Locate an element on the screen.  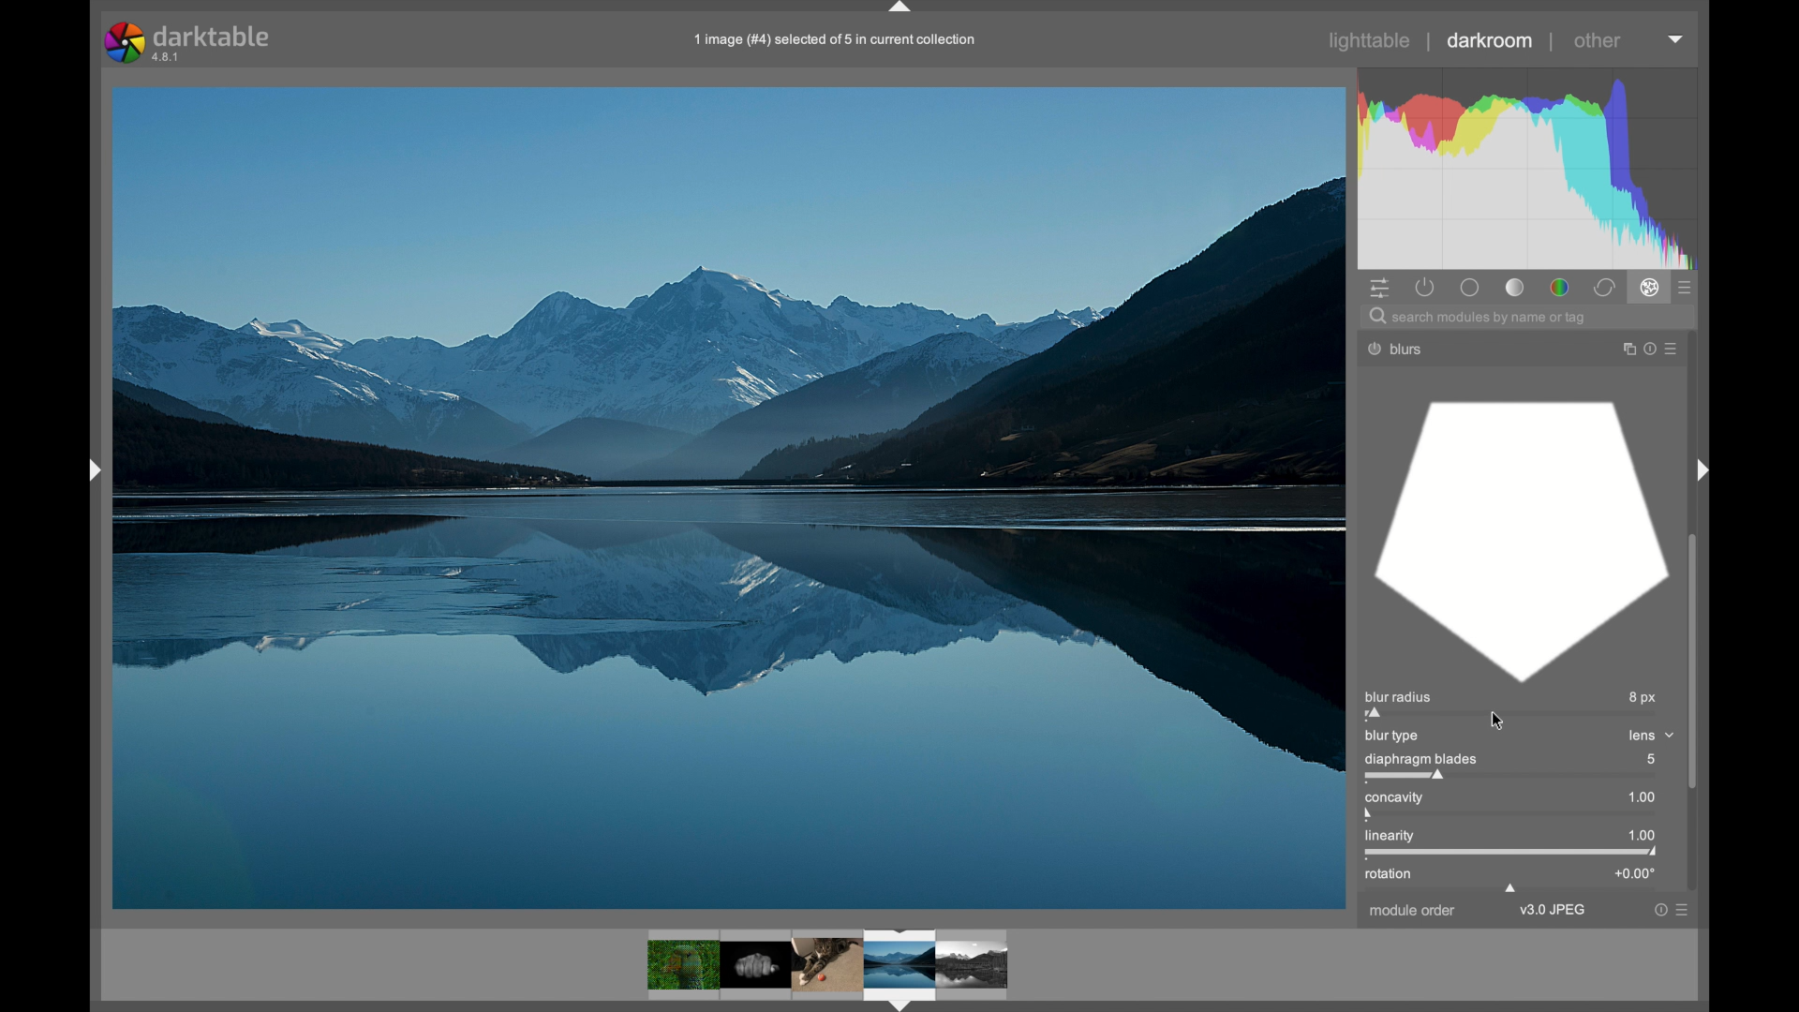
help is located at coordinates (1645, 350).